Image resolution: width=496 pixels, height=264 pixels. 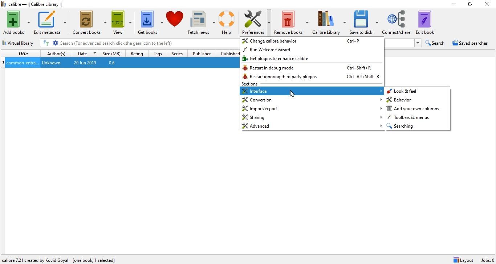 I want to click on advanced, so click(x=312, y=126).